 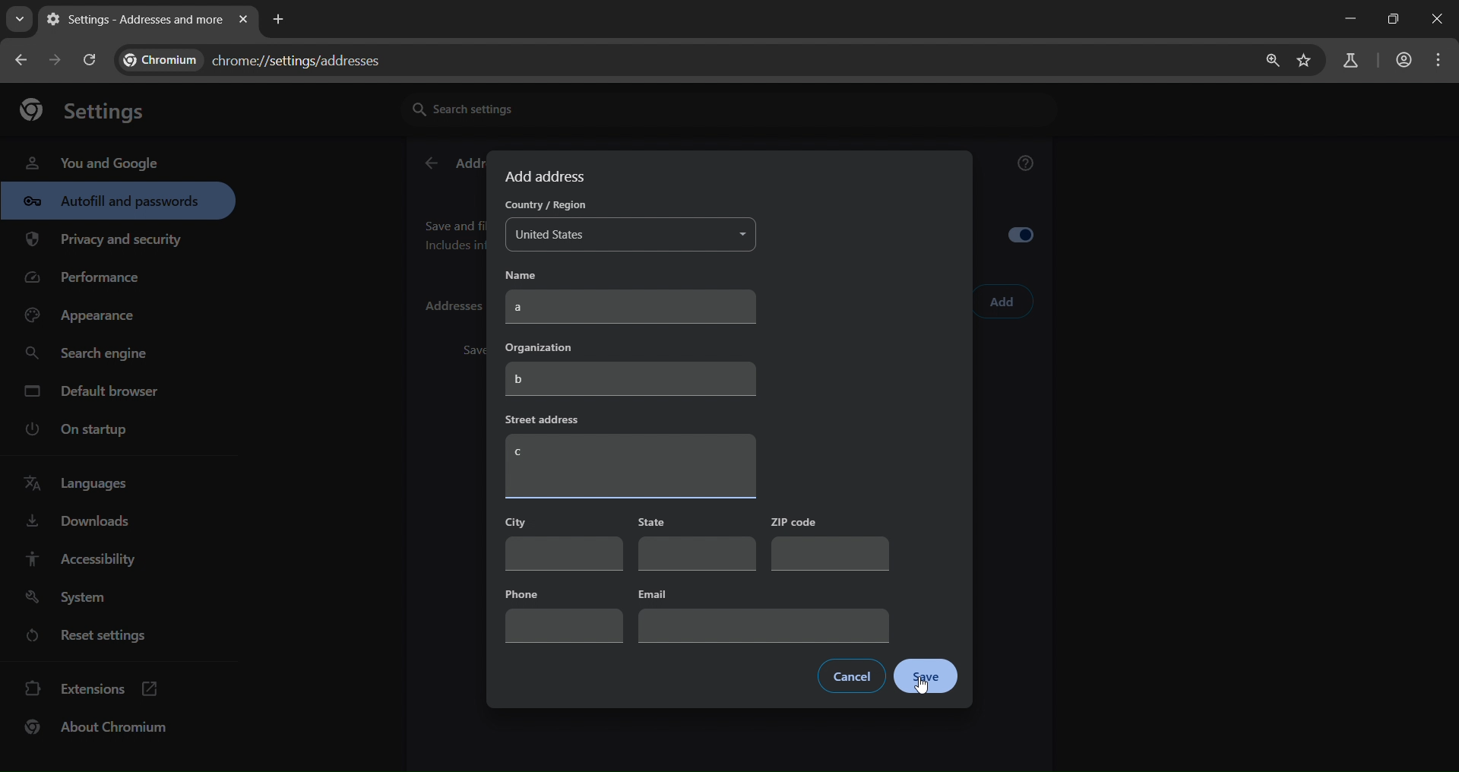 What do you see at coordinates (994, 312) in the screenshot?
I see `cursor` at bounding box center [994, 312].